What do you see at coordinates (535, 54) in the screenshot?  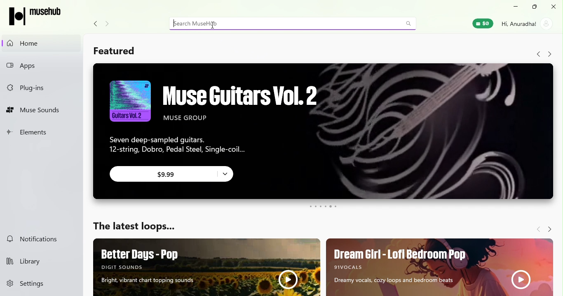 I see `Navigate back` at bounding box center [535, 54].